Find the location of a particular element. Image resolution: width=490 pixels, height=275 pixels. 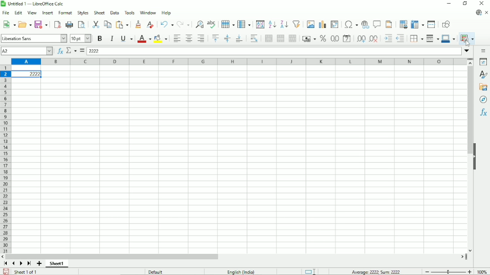

Merge and center is located at coordinates (269, 39).